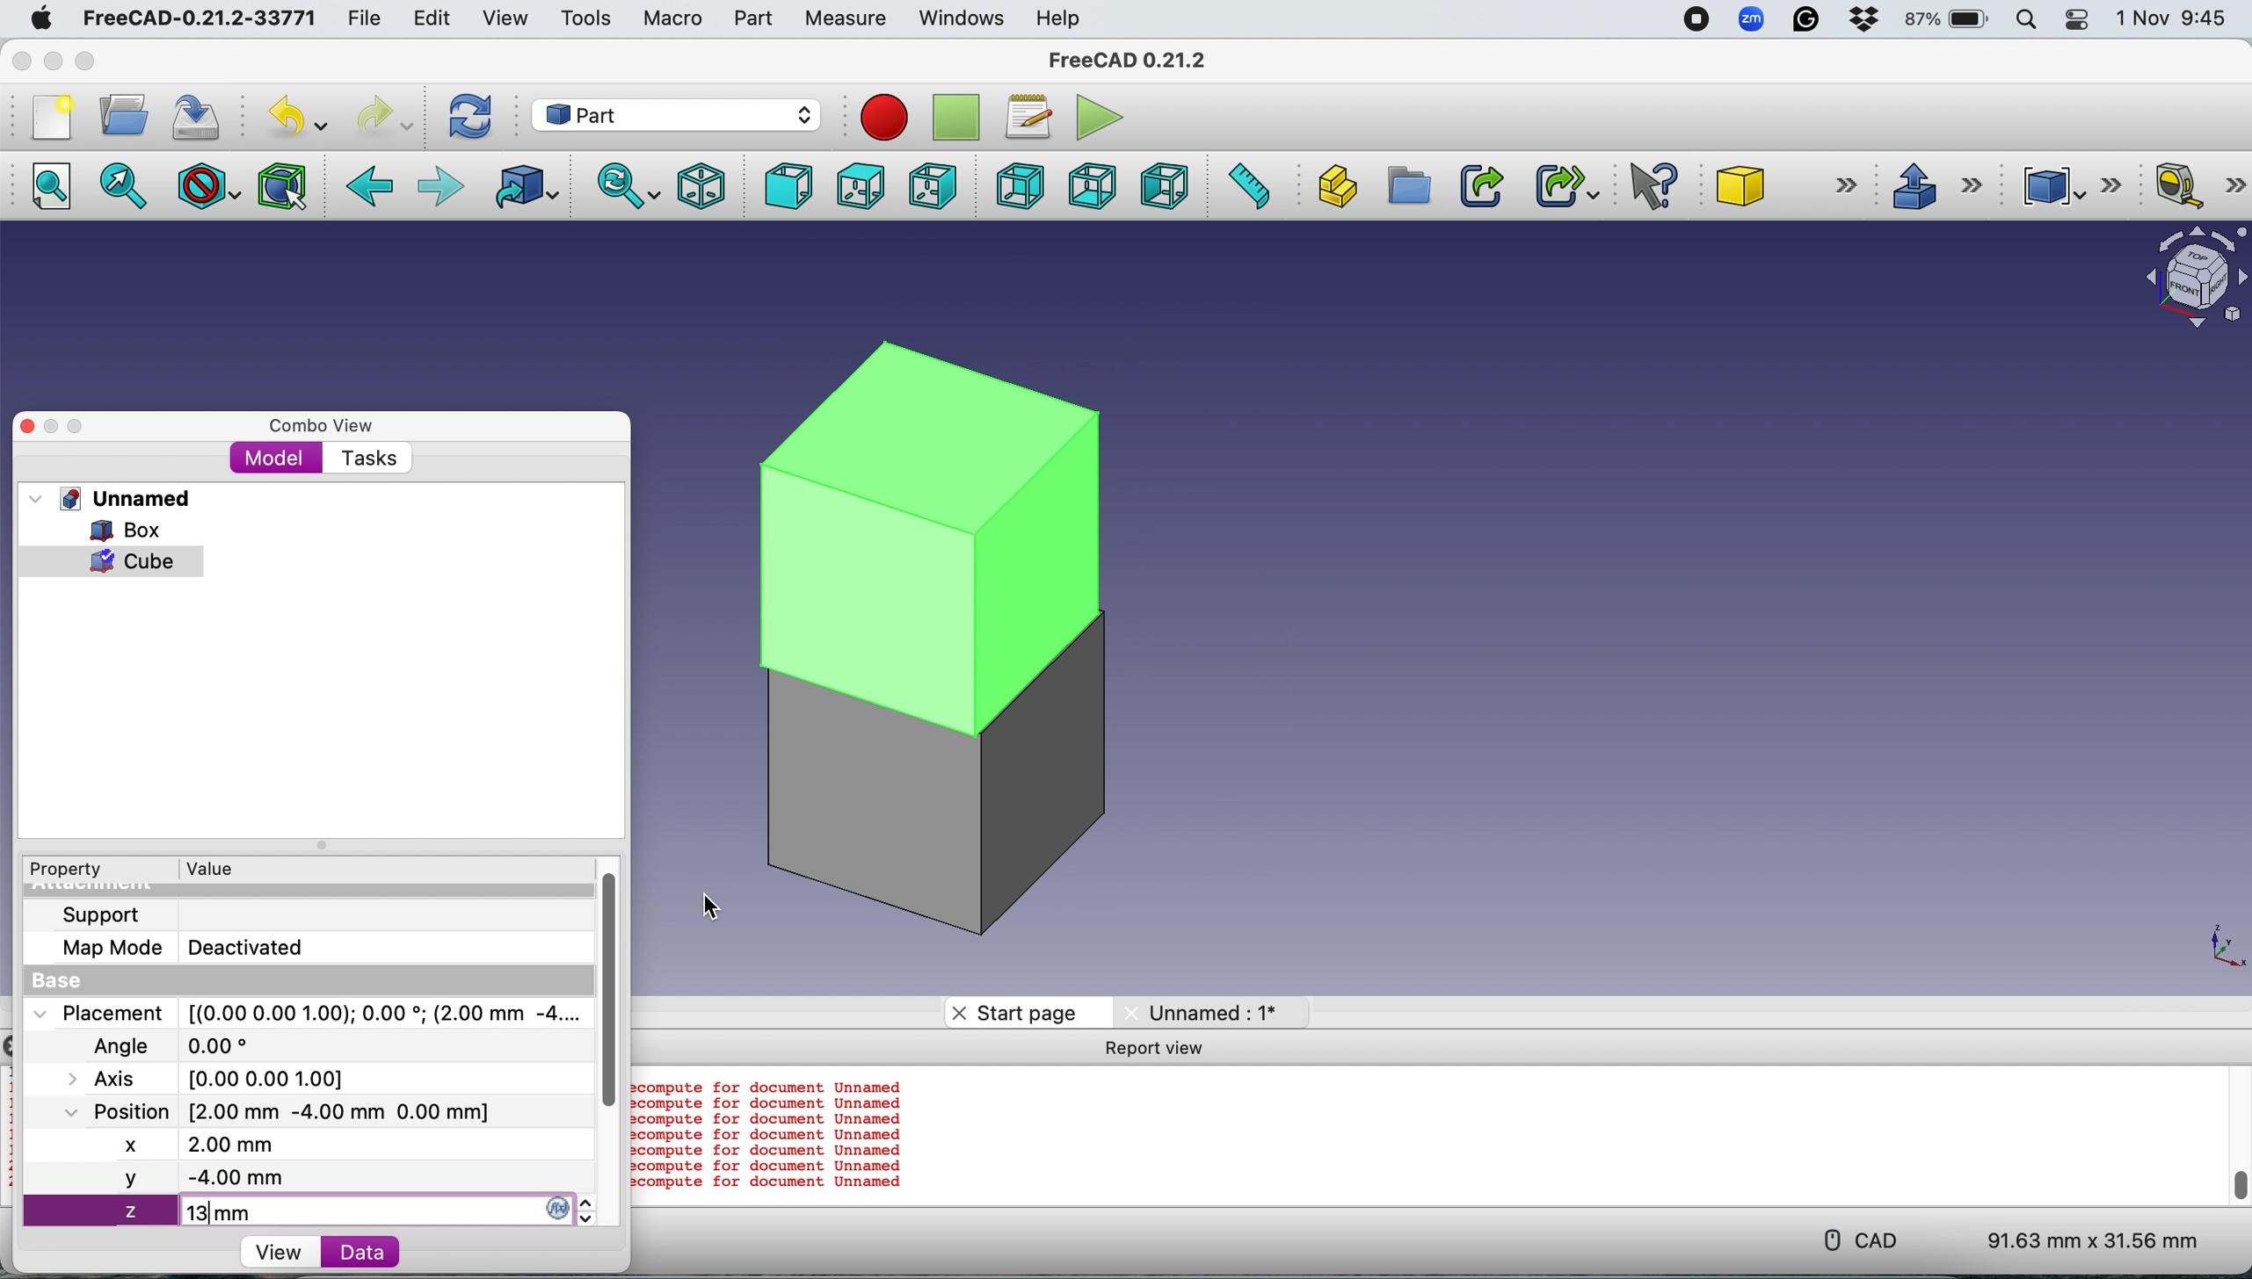  Describe the element at coordinates (53, 61) in the screenshot. I see `minimise` at that location.